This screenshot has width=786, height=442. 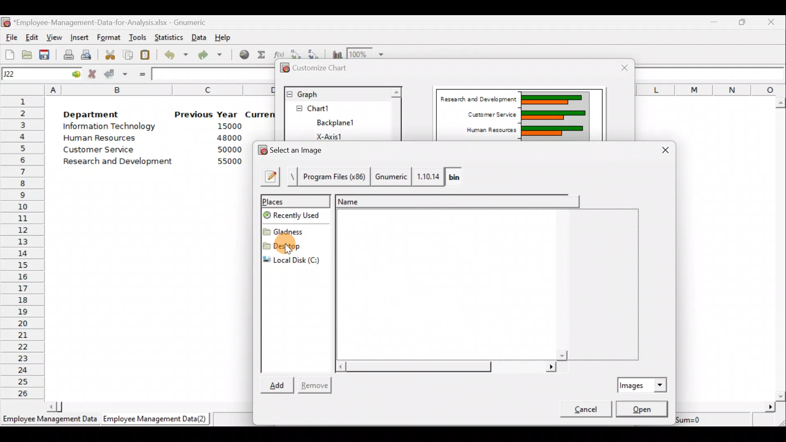 What do you see at coordinates (27, 54) in the screenshot?
I see `Open a file` at bounding box center [27, 54].